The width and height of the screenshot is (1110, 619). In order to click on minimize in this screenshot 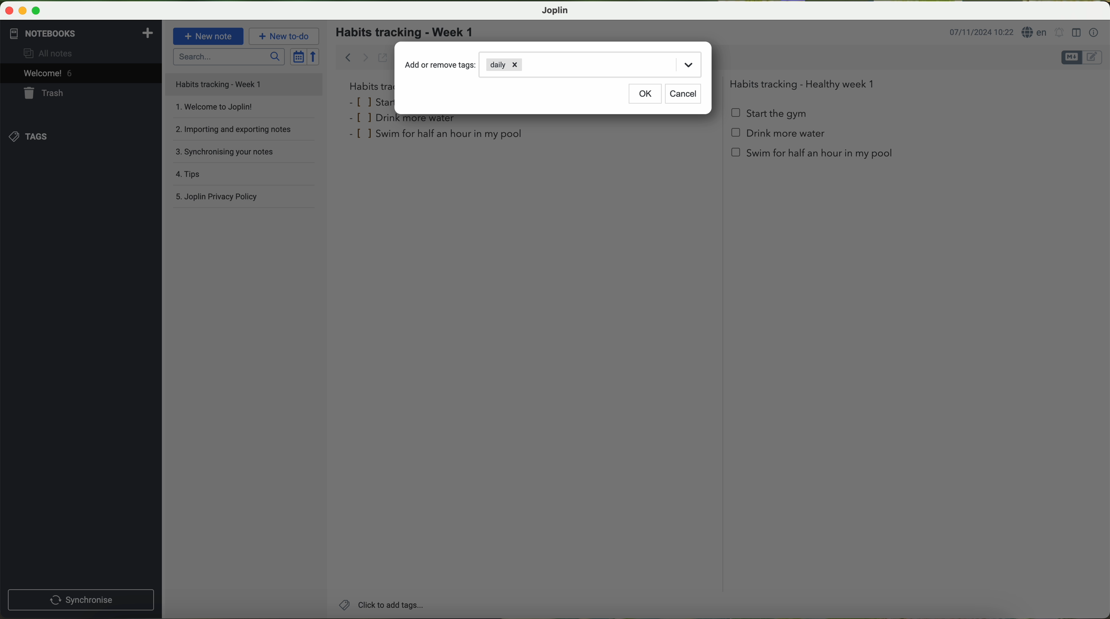, I will do `click(21, 10)`.